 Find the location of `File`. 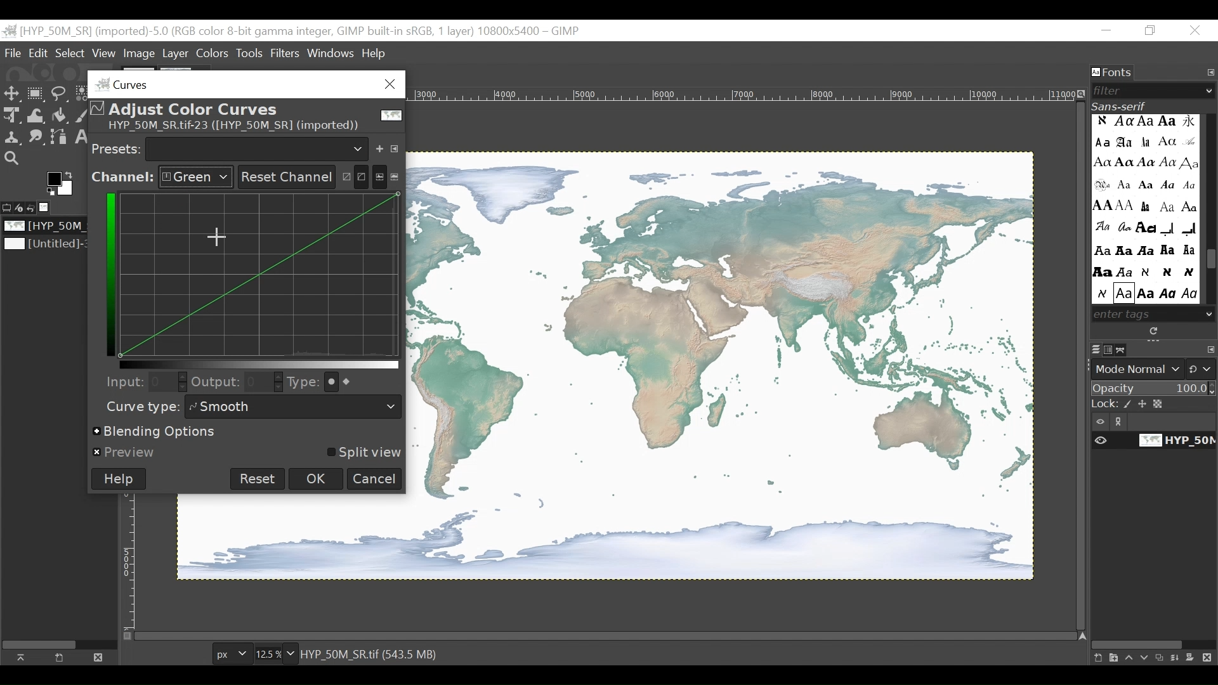

File is located at coordinates (15, 53).